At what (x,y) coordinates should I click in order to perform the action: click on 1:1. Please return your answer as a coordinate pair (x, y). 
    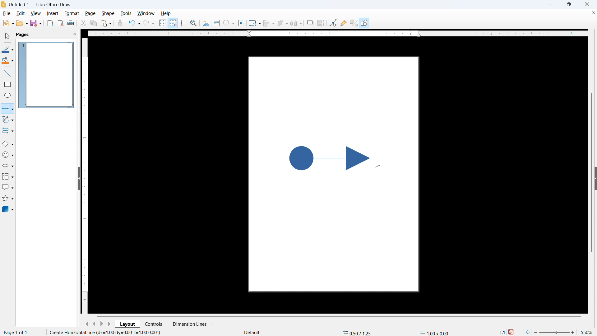
    Looking at the image, I should click on (502, 332).